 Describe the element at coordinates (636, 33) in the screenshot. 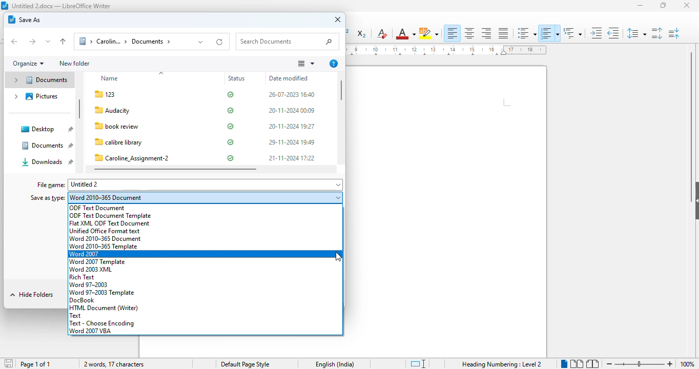

I see `set line spacing` at that location.